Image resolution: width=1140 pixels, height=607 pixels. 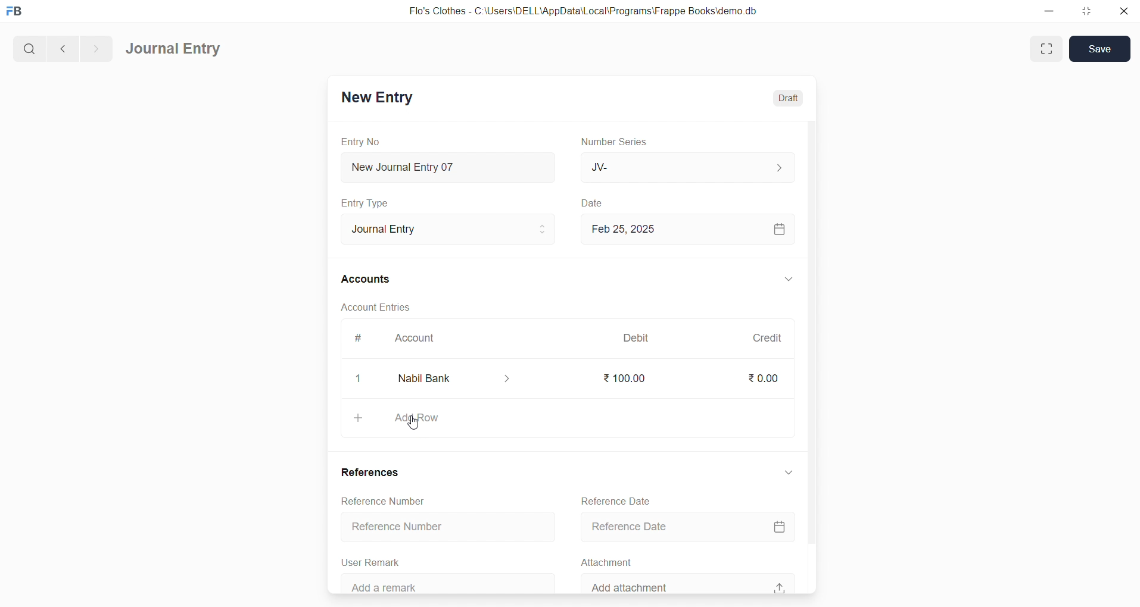 What do you see at coordinates (449, 164) in the screenshot?
I see `New Journal Entry 07` at bounding box center [449, 164].